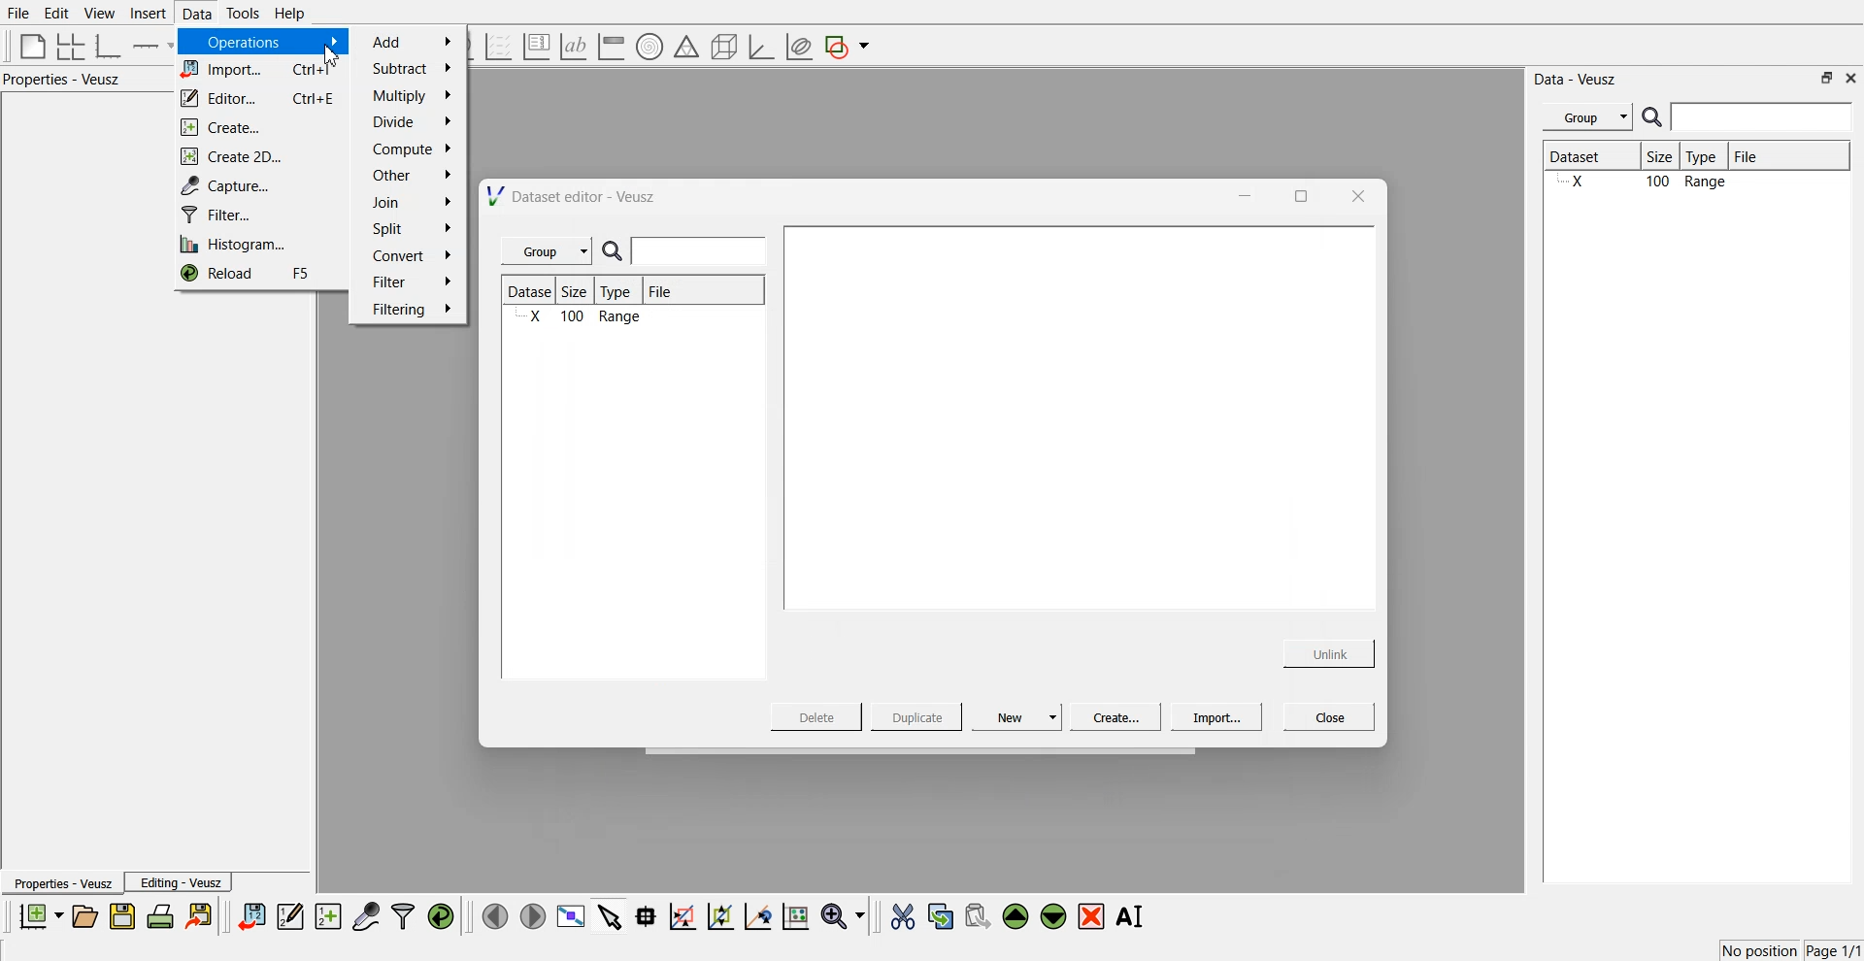 The height and width of the screenshot is (961, 1864). I want to click on Multiply, so click(411, 94).